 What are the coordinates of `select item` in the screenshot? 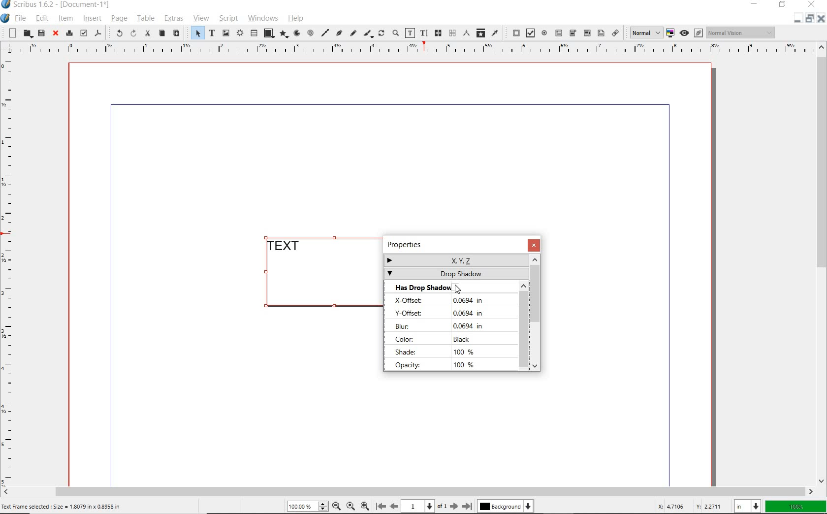 It's located at (196, 33).